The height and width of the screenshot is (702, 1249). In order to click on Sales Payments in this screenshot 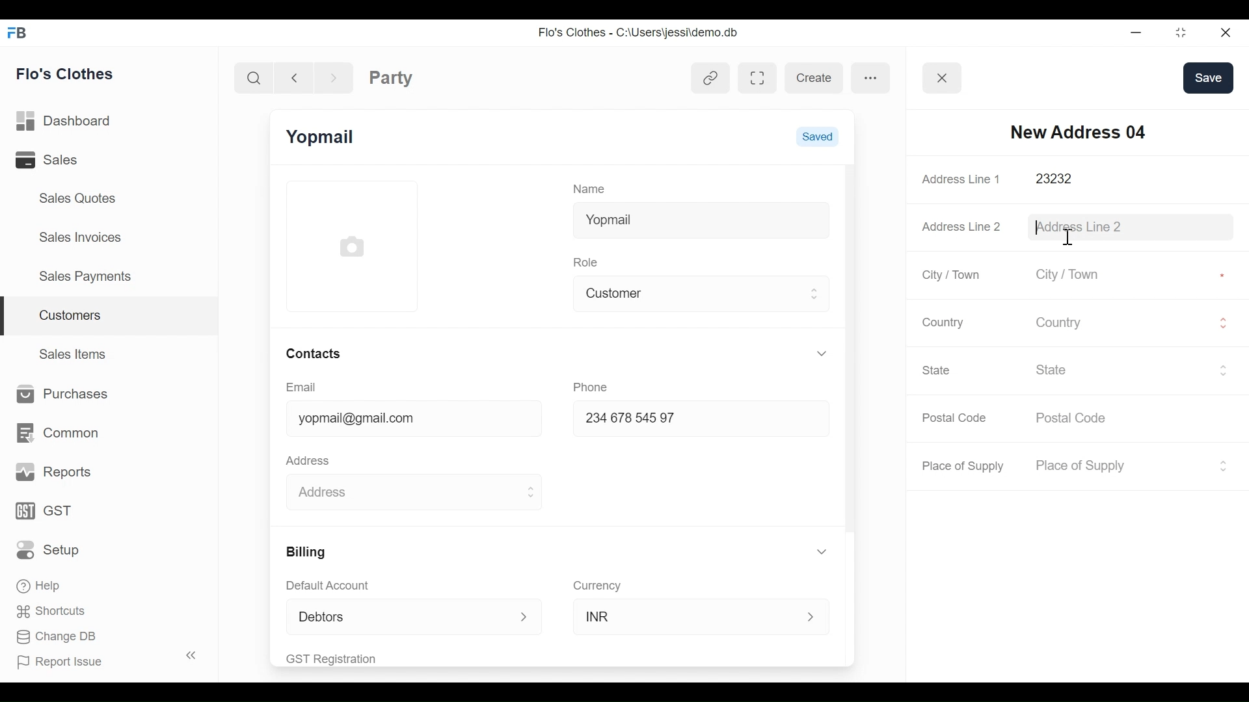, I will do `click(84, 276)`.